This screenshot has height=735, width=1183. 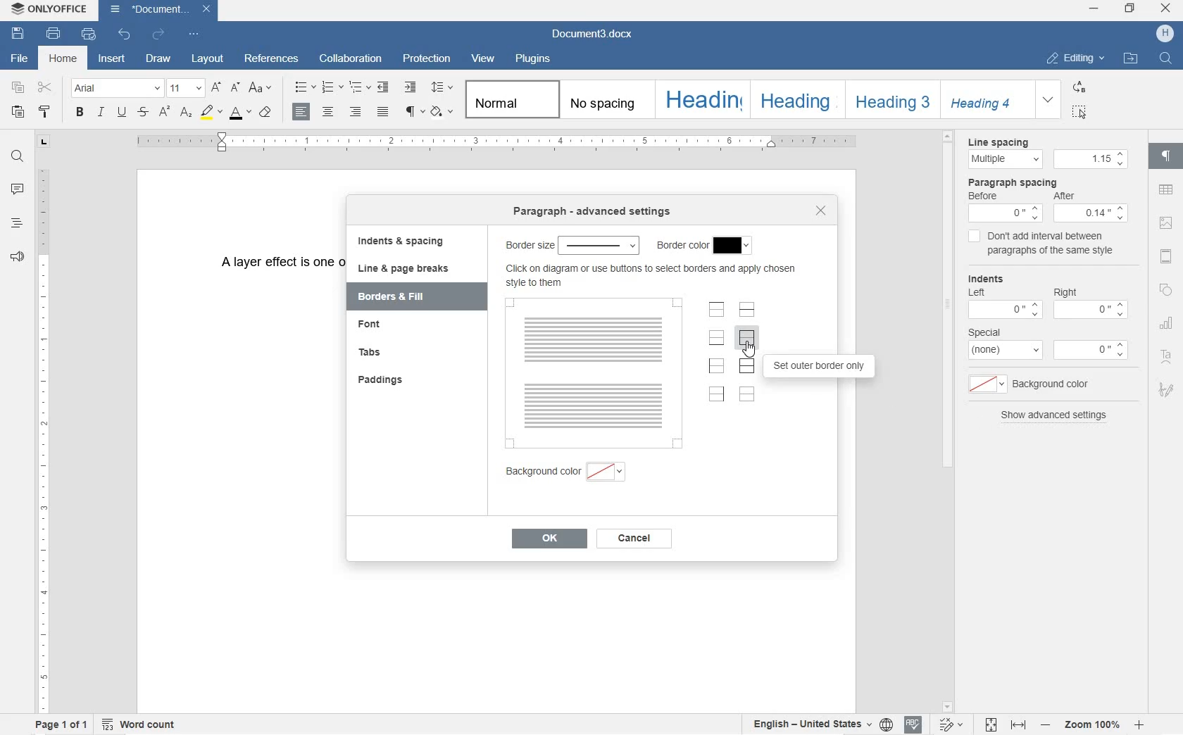 I want to click on Before, so click(x=1005, y=208).